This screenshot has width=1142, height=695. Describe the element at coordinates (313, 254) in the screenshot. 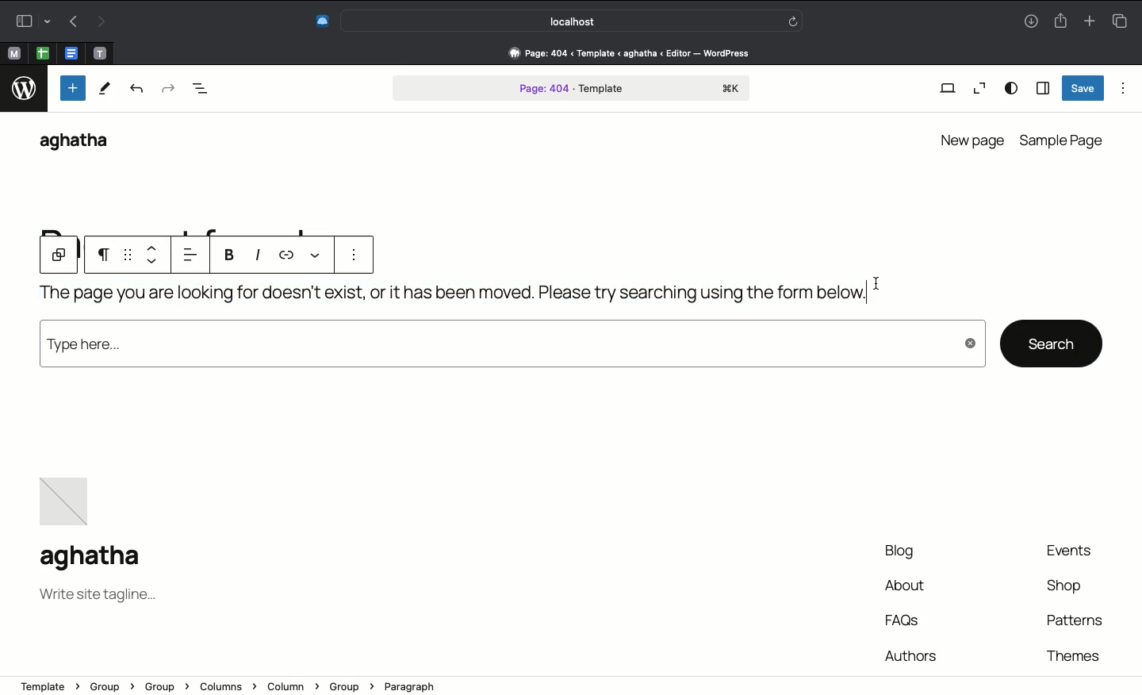

I see `View more` at that location.